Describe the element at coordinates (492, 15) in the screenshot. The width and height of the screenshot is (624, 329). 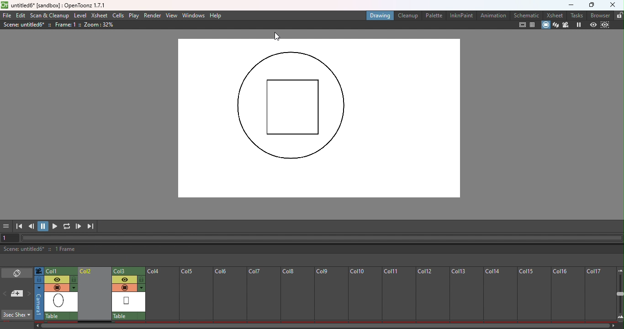
I see `Animation` at that location.